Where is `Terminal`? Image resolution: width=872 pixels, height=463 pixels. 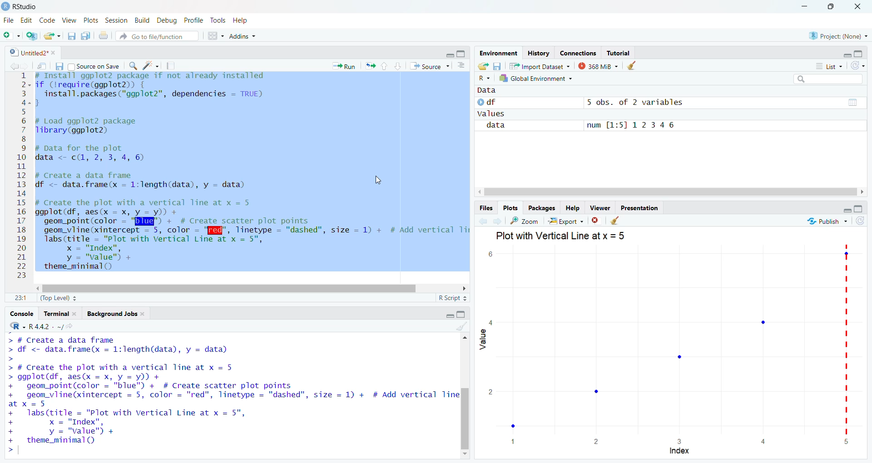
Terminal is located at coordinates (59, 313).